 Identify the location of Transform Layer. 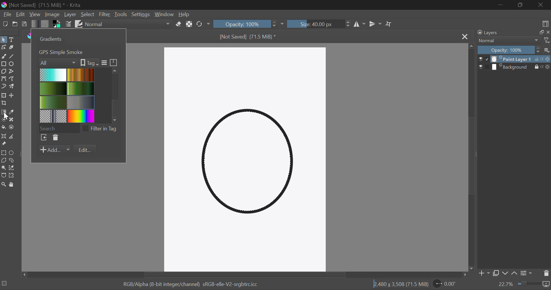
(4, 96).